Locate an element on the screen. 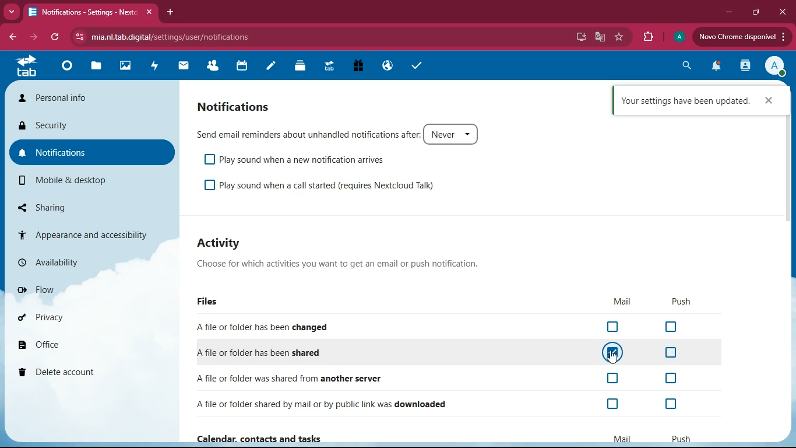 This screenshot has height=448, width=796. off is located at coordinates (672, 404).